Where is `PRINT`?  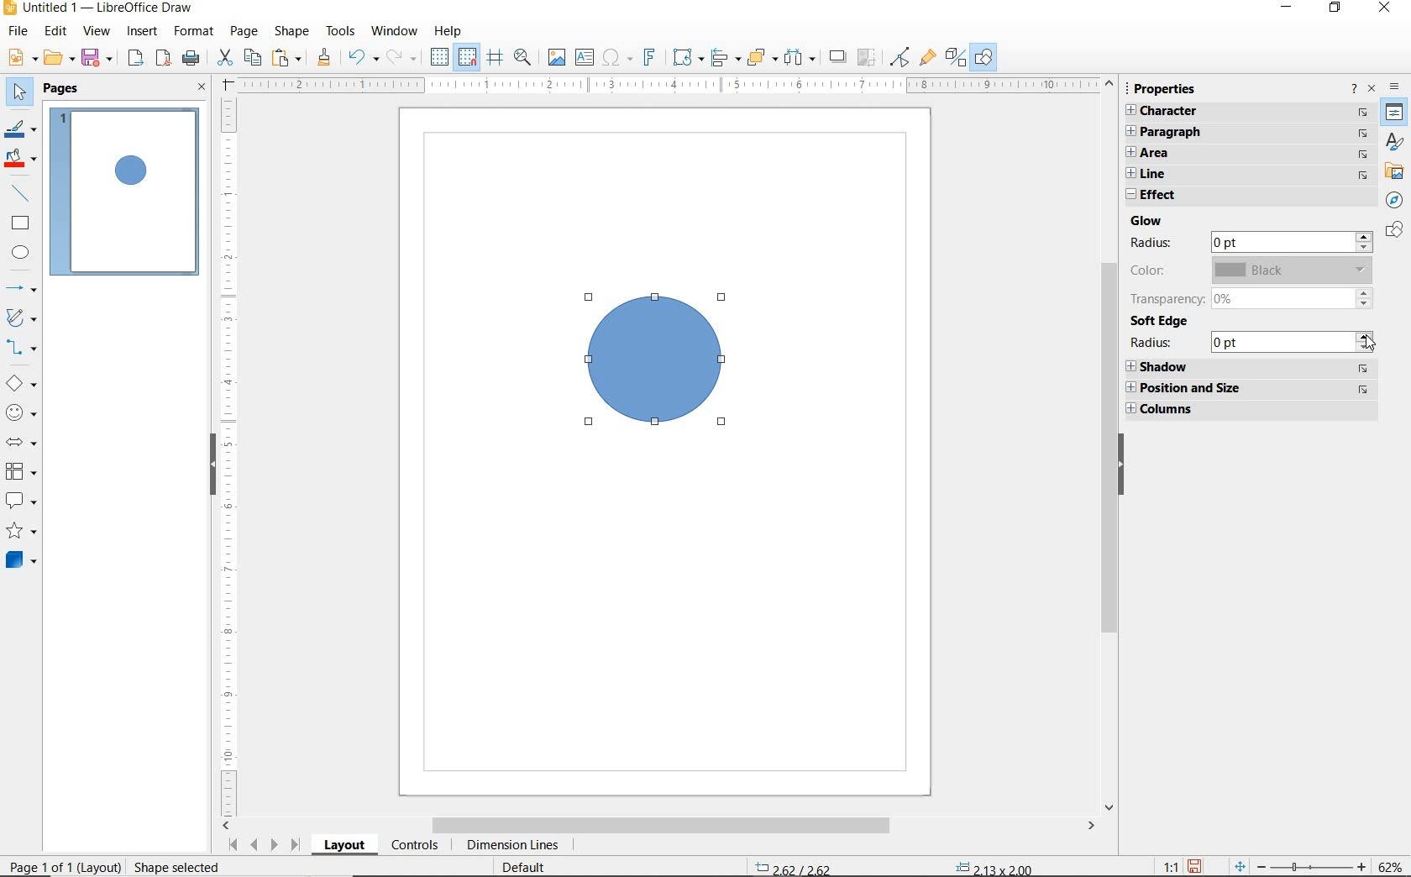 PRINT is located at coordinates (191, 58).